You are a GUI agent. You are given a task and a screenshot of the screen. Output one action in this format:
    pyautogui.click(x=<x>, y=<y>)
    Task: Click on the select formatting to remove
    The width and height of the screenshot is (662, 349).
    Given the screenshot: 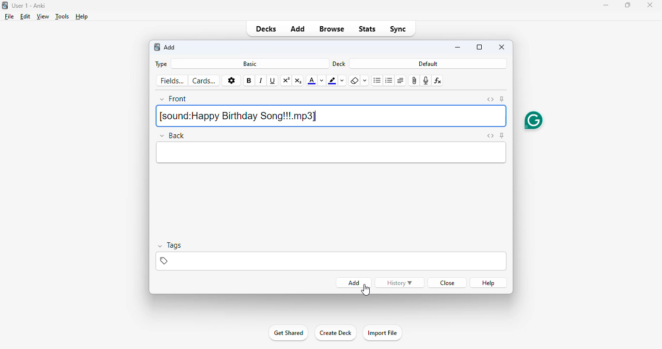 What is the action you would take?
    pyautogui.click(x=365, y=81)
    